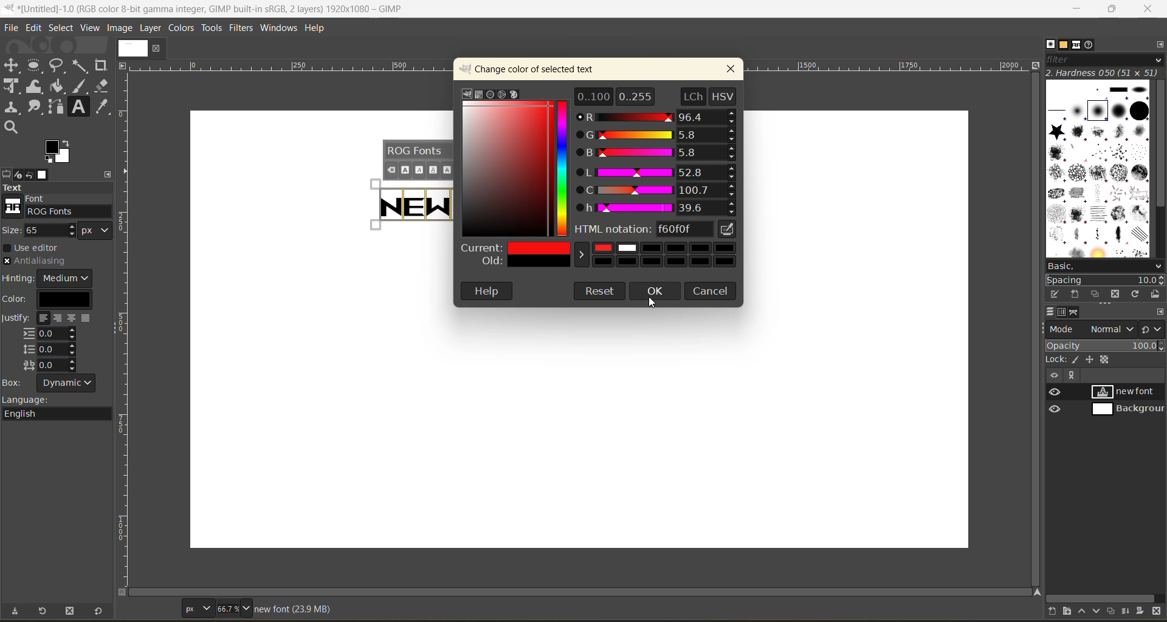 The image size is (1167, 622). What do you see at coordinates (1116, 9) in the screenshot?
I see `maximize` at bounding box center [1116, 9].